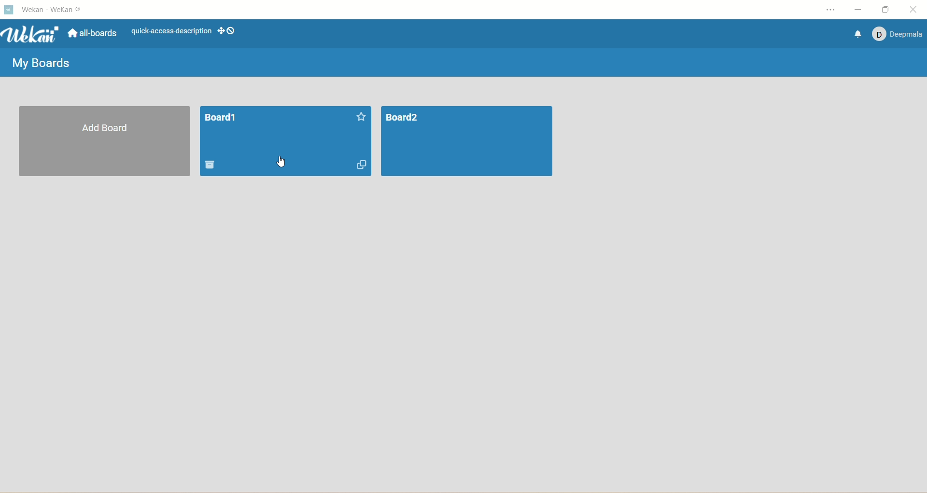 This screenshot has height=493, width=927. I want to click on add board, so click(105, 142).